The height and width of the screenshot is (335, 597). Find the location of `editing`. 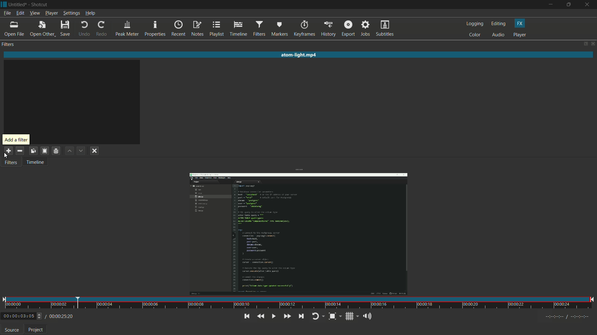

editing is located at coordinates (499, 24).